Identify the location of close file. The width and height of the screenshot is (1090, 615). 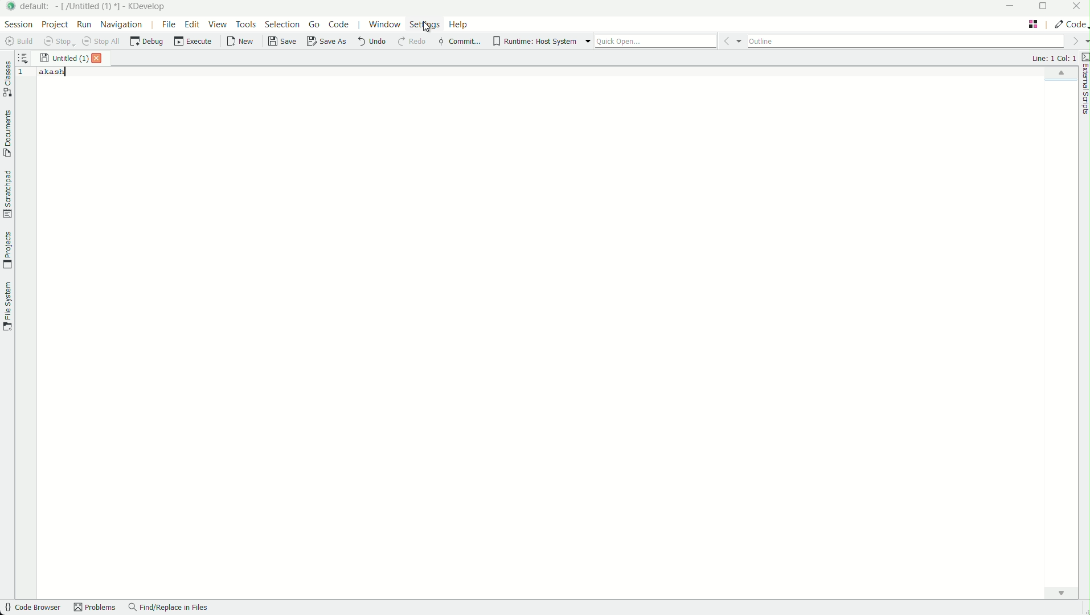
(100, 58).